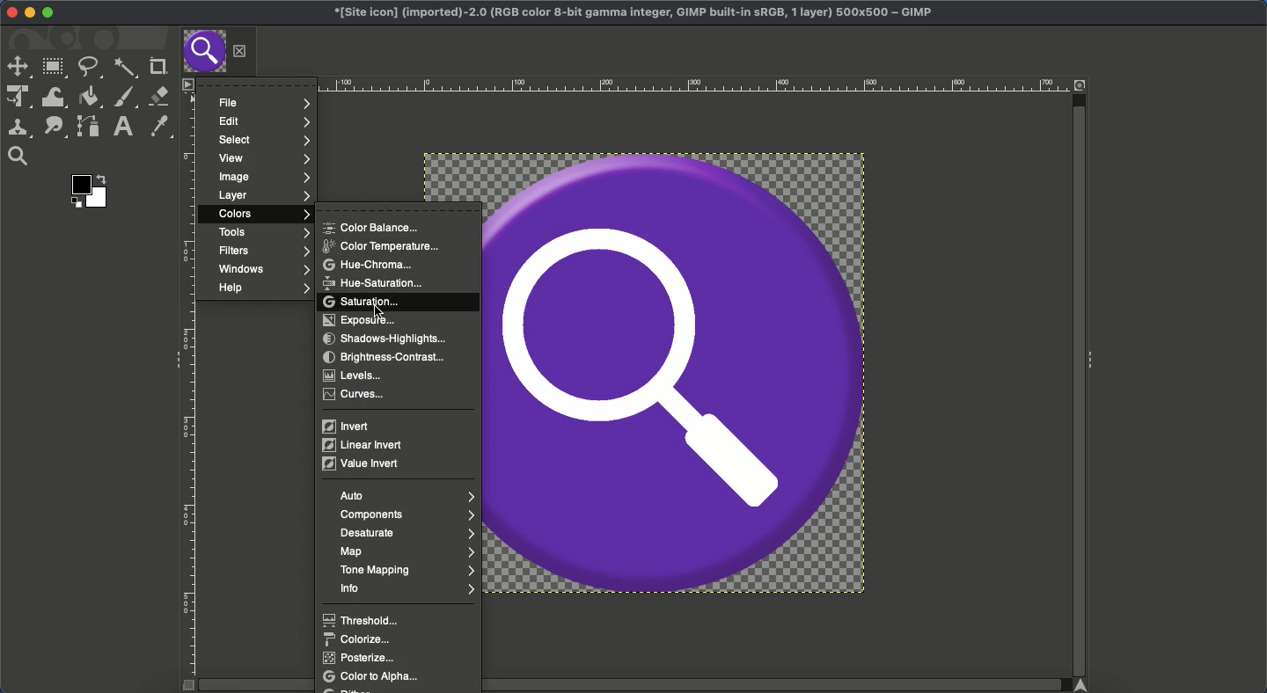 Image resolution: width=1267 pixels, height=693 pixels. What do you see at coordinates (373, 229) in the screenshot?
I see `Color balance` at bounding box center [373, 229].